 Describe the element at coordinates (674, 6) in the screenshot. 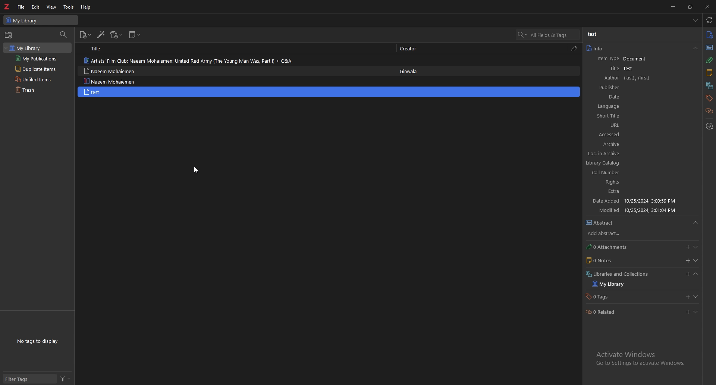

I see `minimize` at that location.